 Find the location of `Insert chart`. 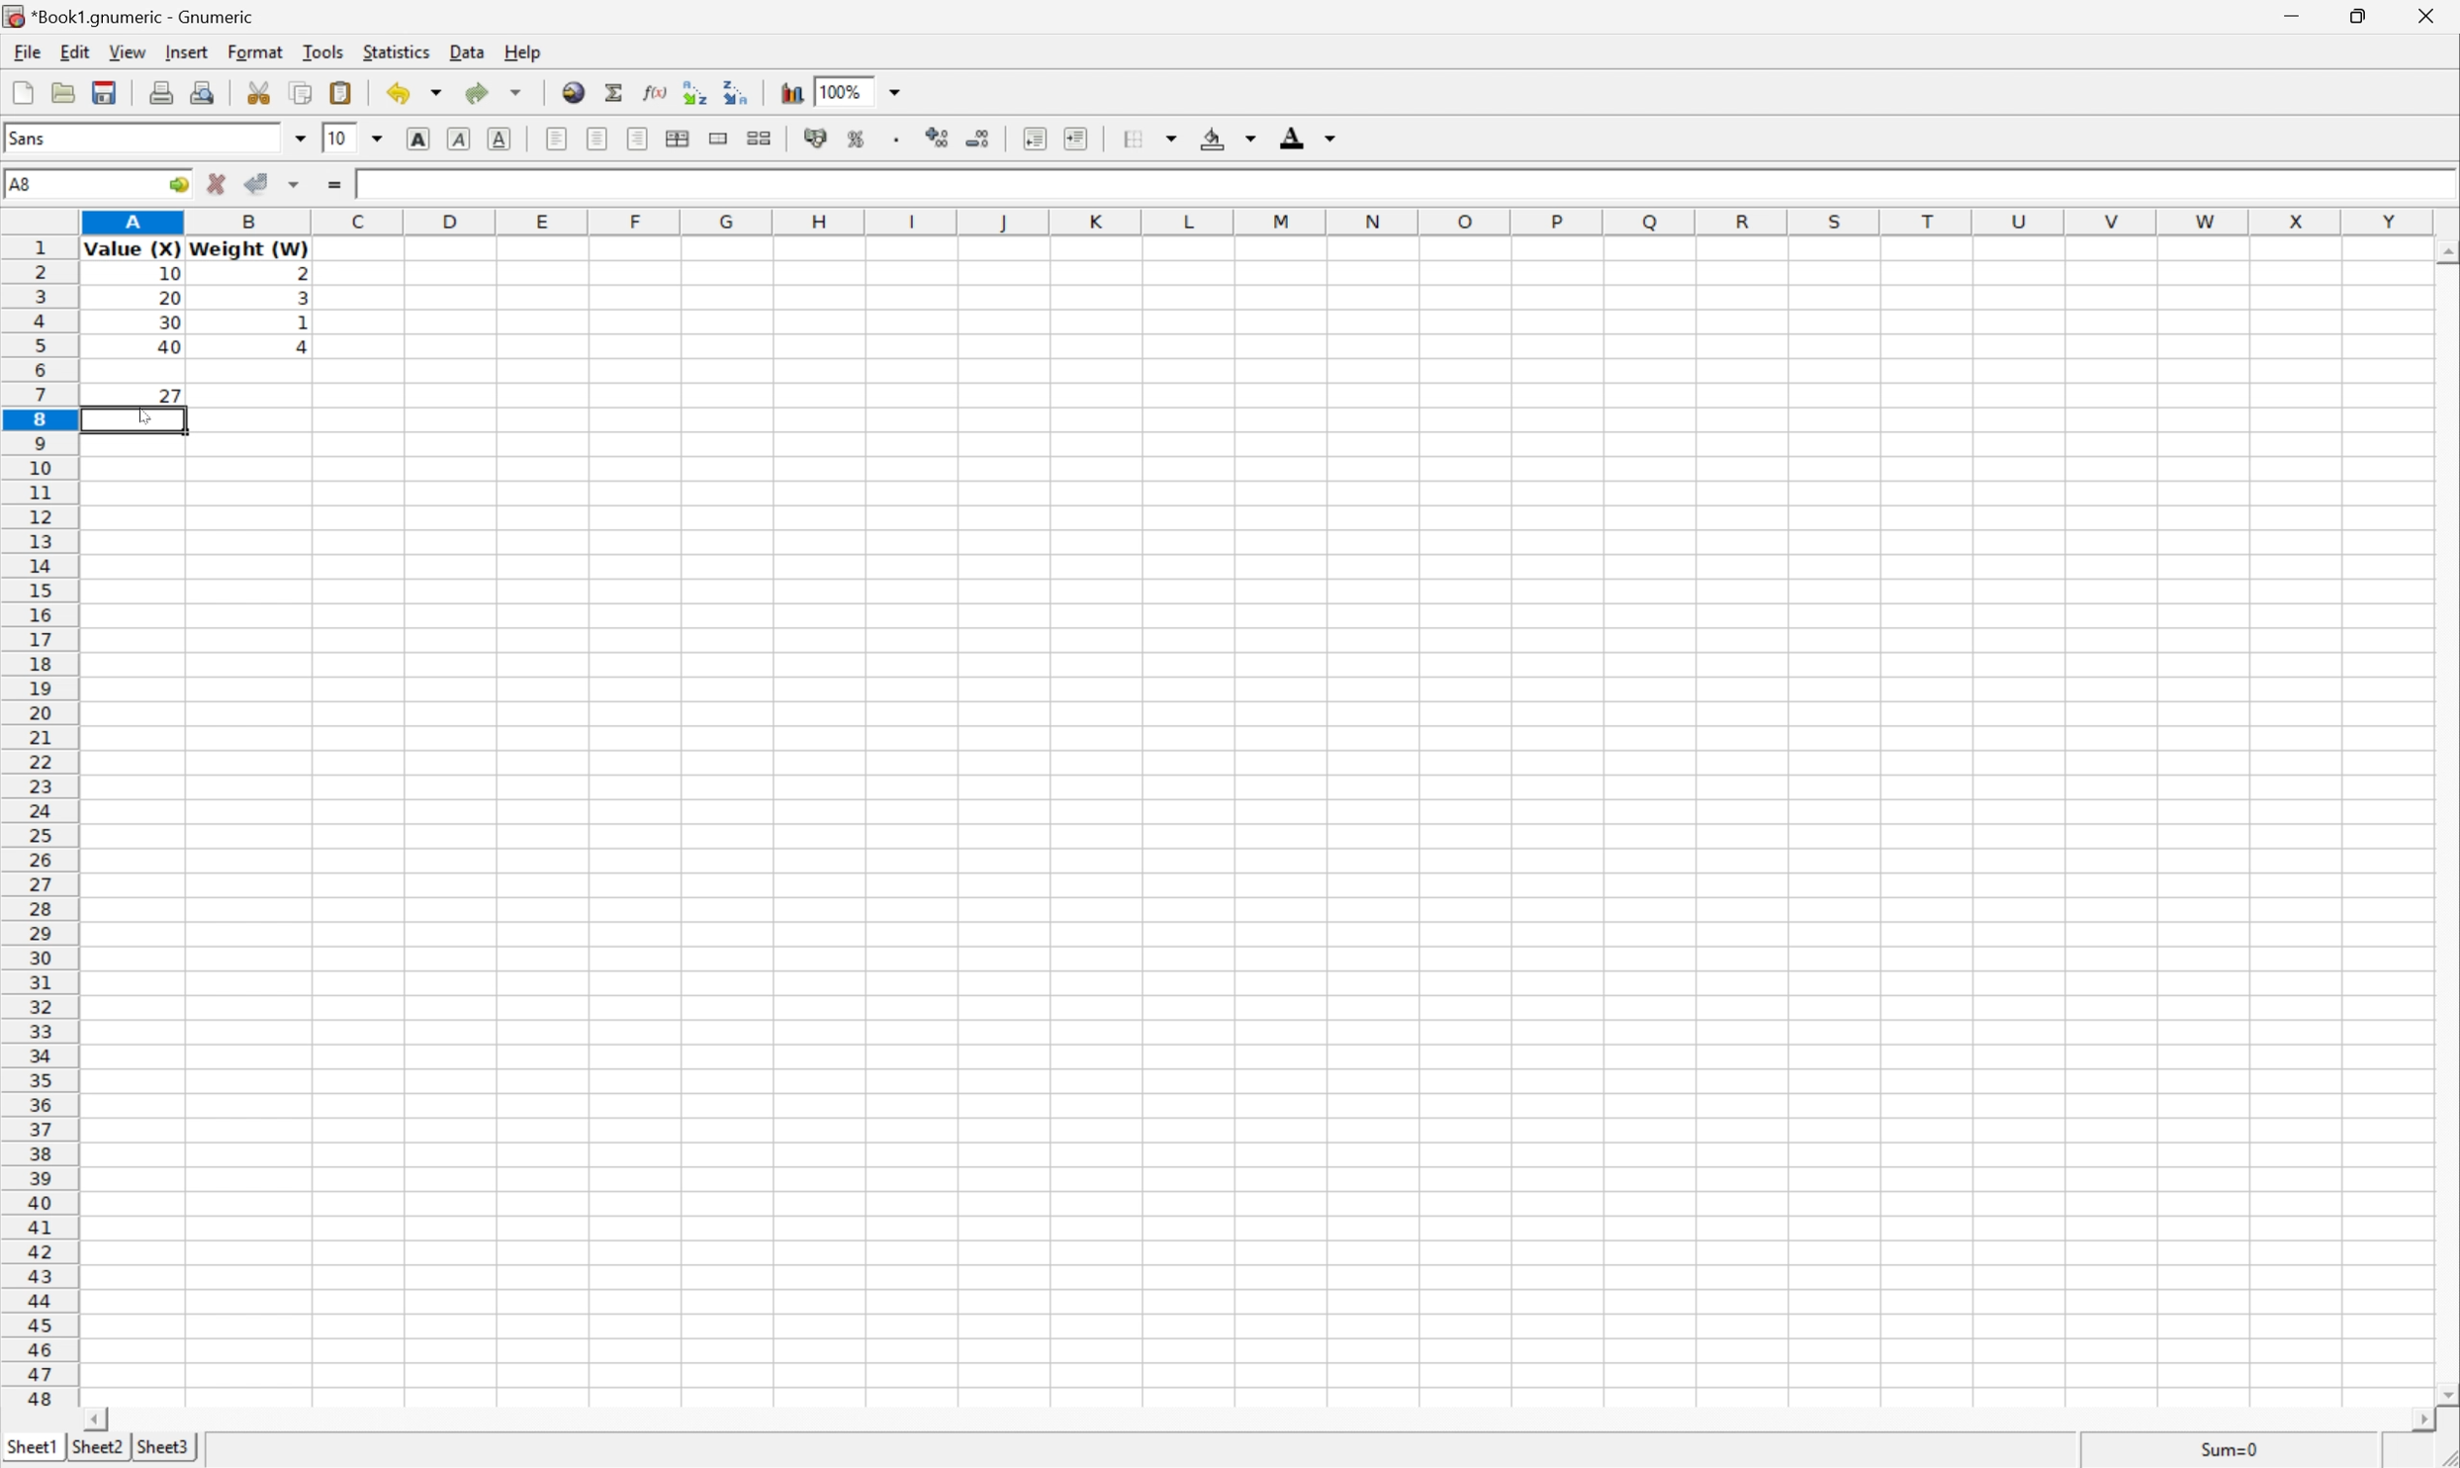

Insert chart is located at coordinates (792, 93).